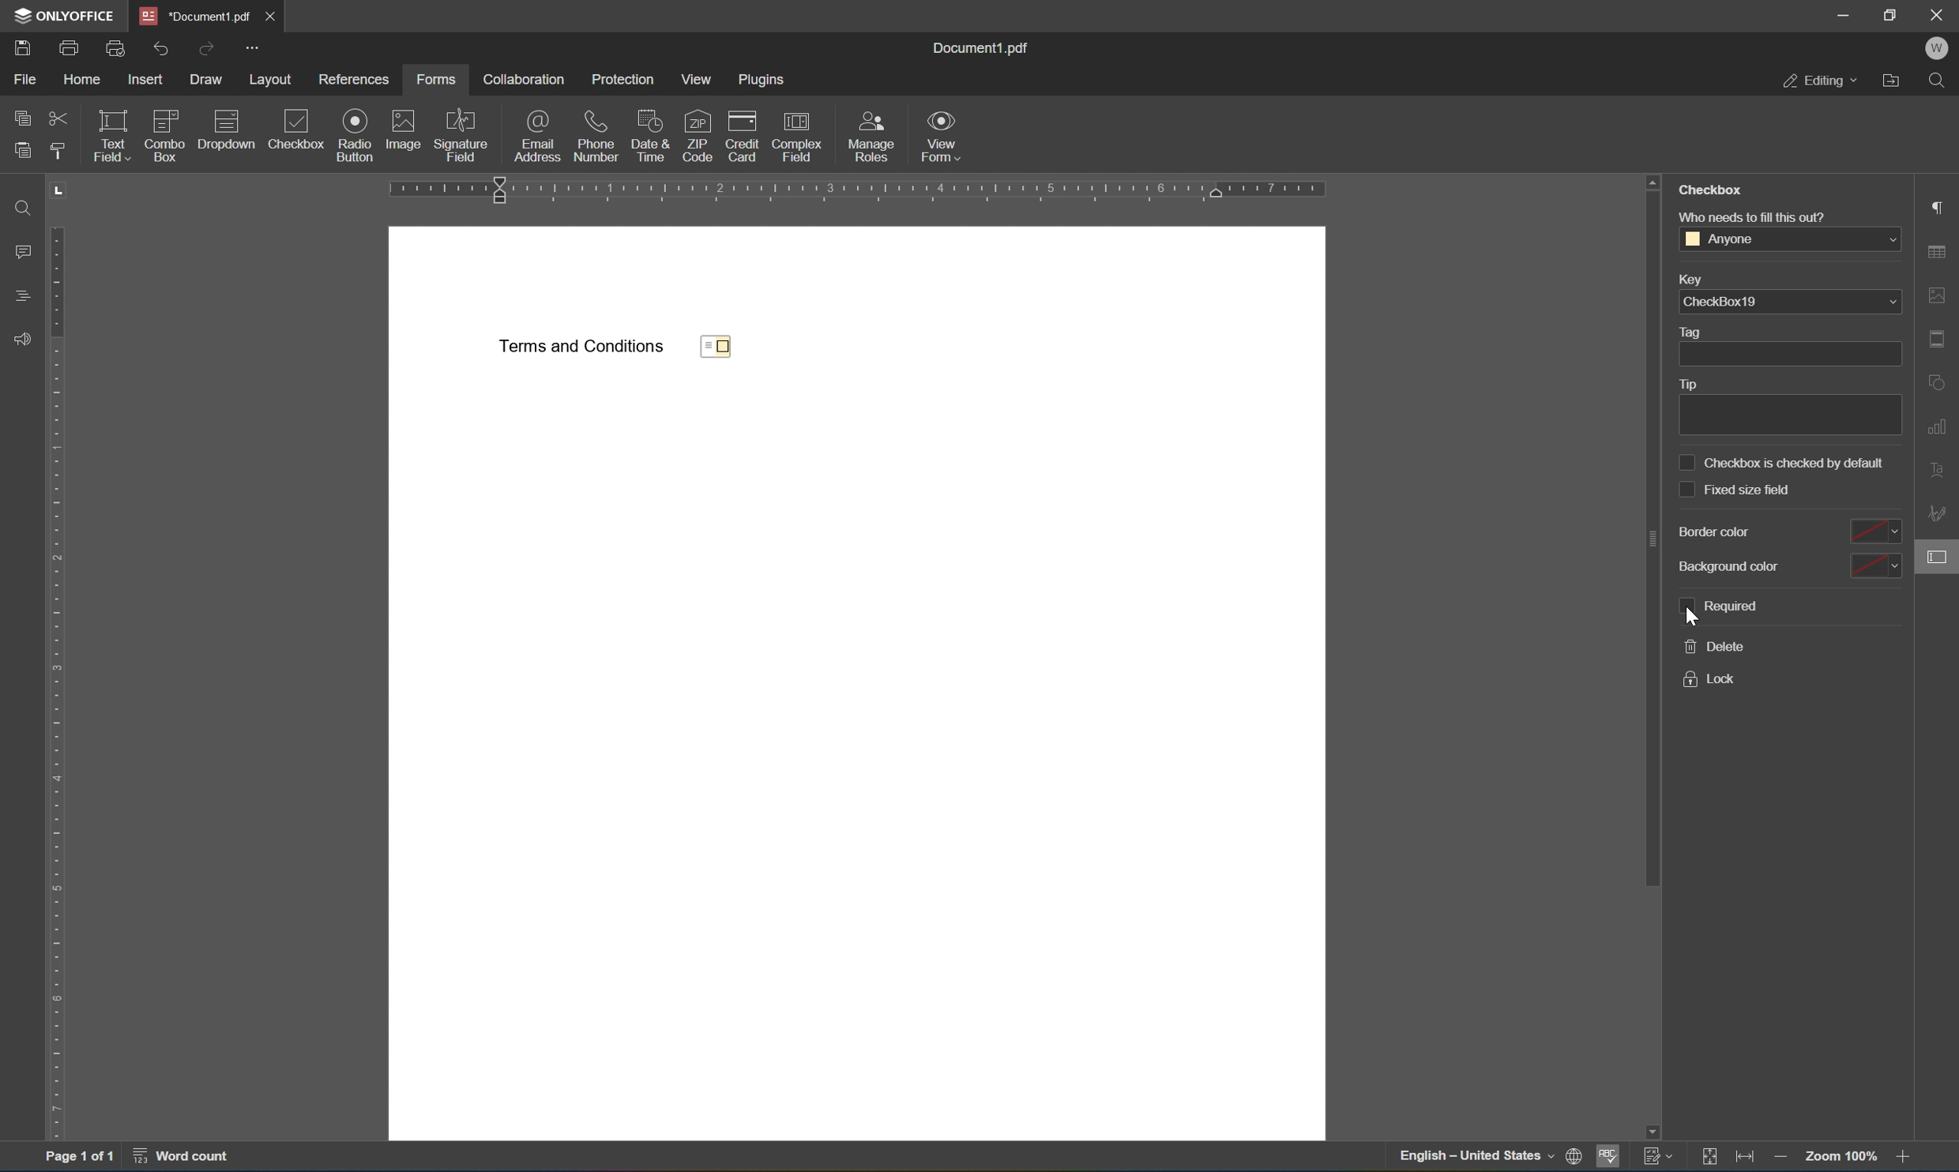  I want to click on insert, so click(147, 81).